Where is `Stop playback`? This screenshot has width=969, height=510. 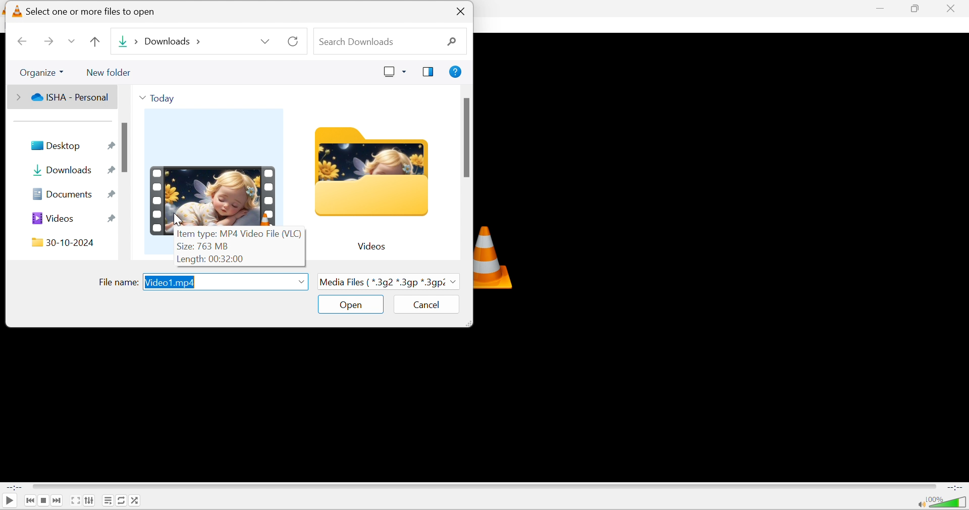
Stop playback is located at coordinates (45, 500).